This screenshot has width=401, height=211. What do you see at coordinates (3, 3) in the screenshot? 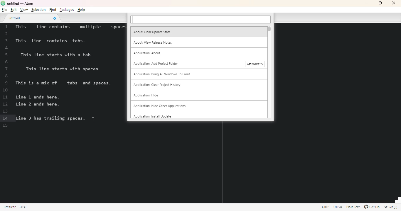
I see `logo` at bounding box center [3, 3].